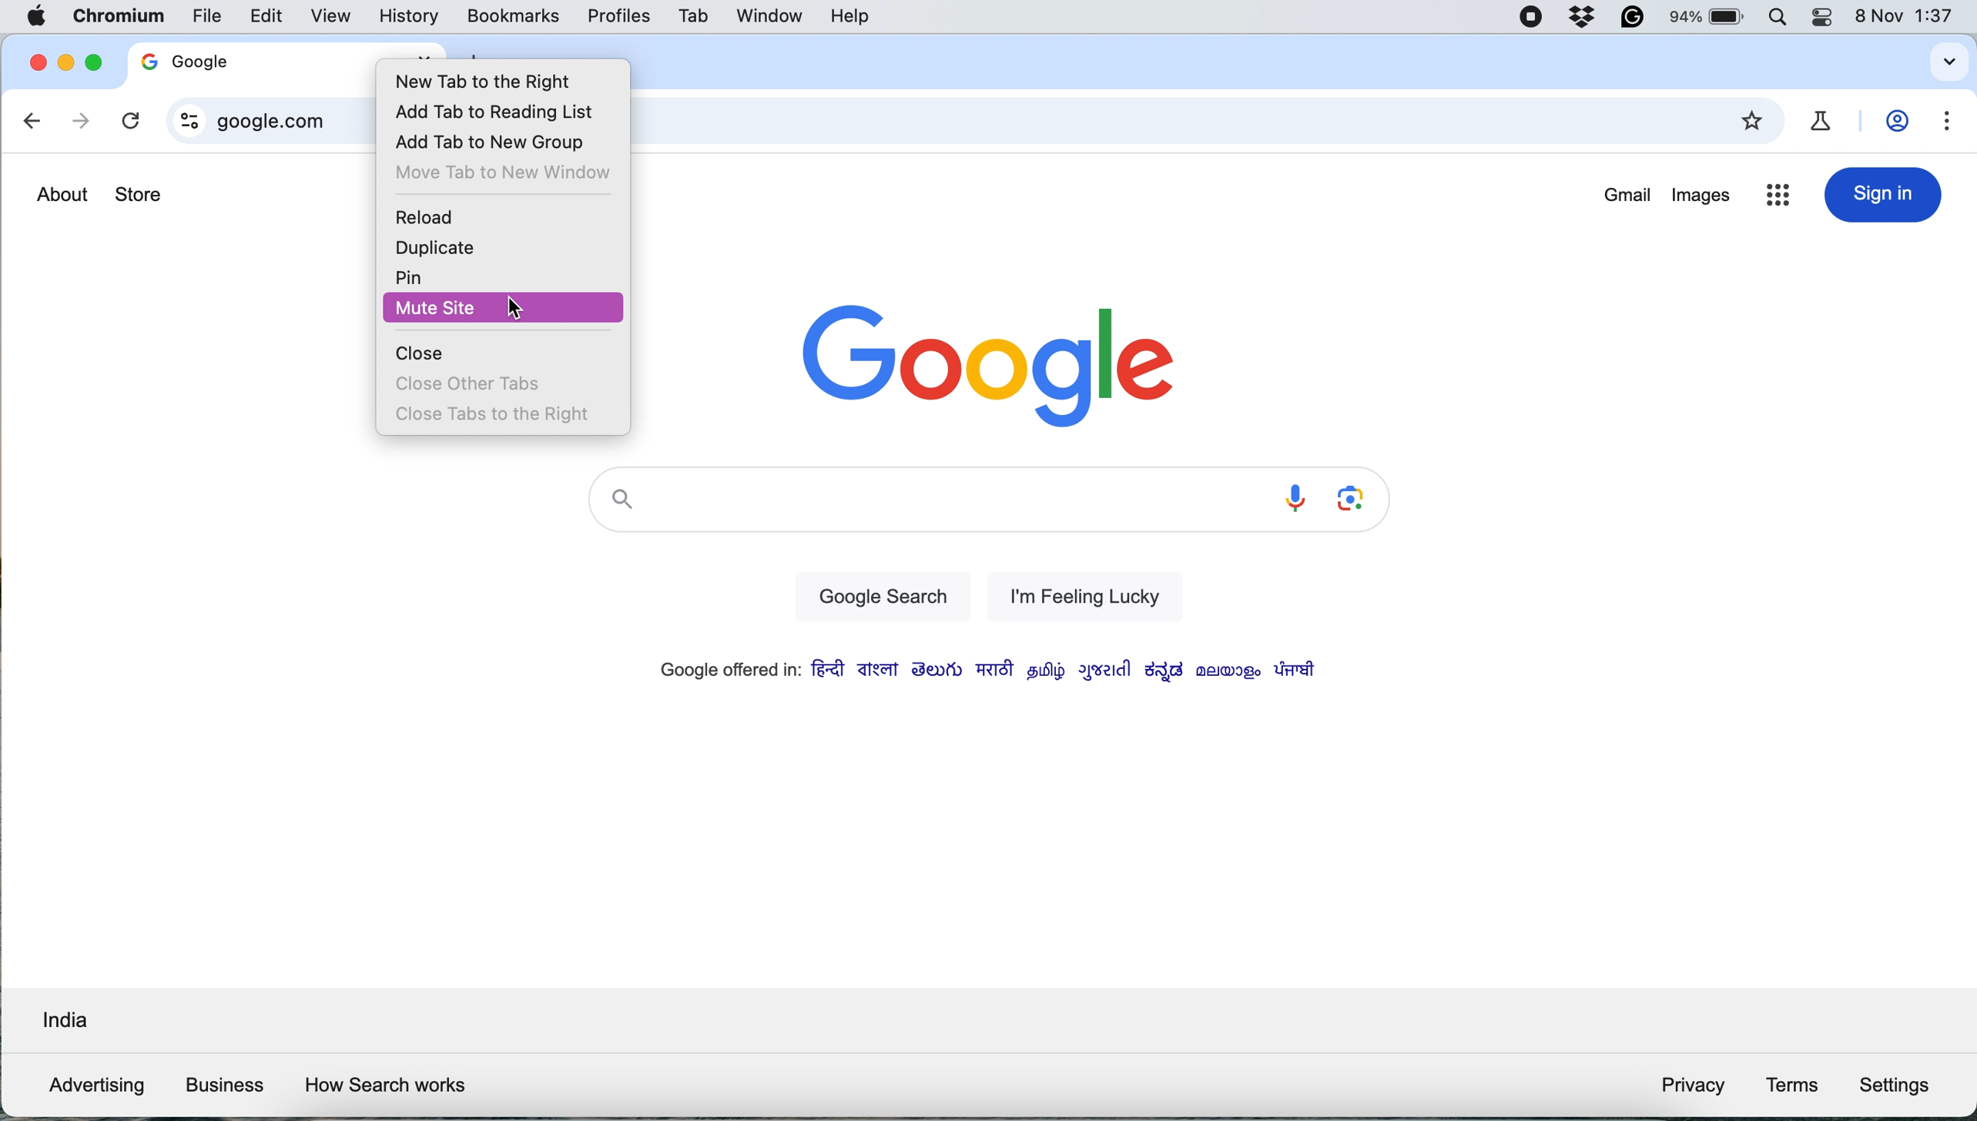 The height and width of the screenshot is (1121, 1977). Describe the element at coordinates (983, 671) in the screenshot. I see `google languages` at that location.